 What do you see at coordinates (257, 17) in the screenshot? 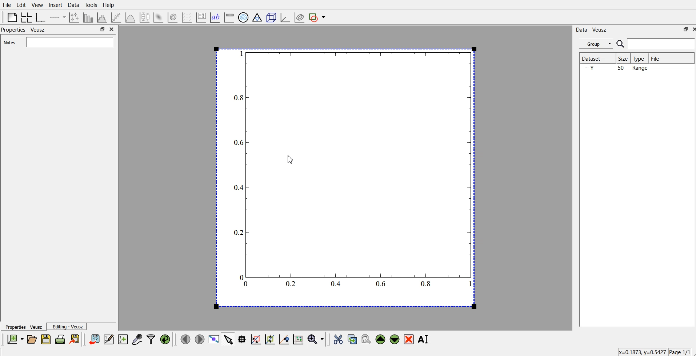
I see `ternary graph` at bounding box center [257, 17].